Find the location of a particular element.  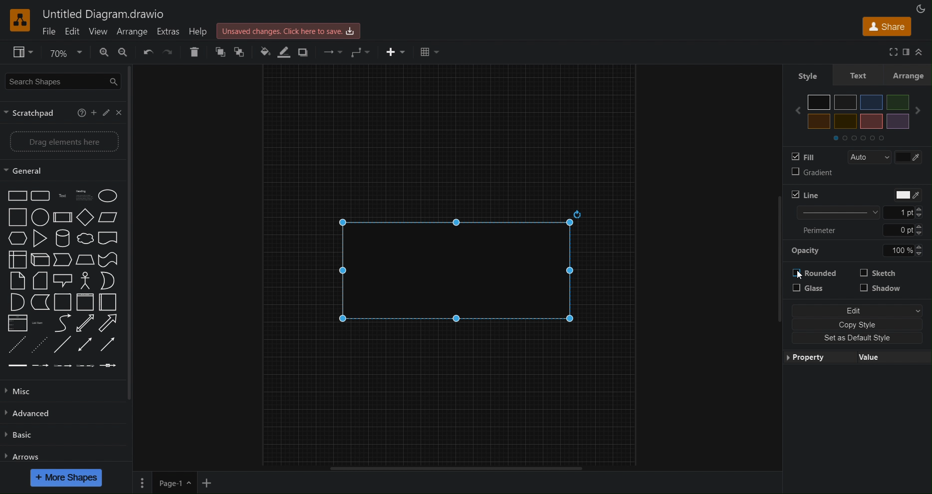

Shadow is located at coordinates (881, 291).